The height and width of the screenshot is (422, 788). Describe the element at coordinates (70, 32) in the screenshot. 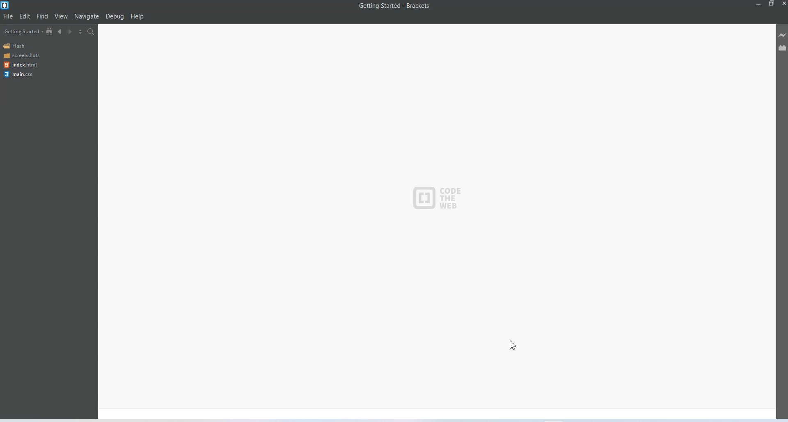

I see `Navigate Forwards` at that location.